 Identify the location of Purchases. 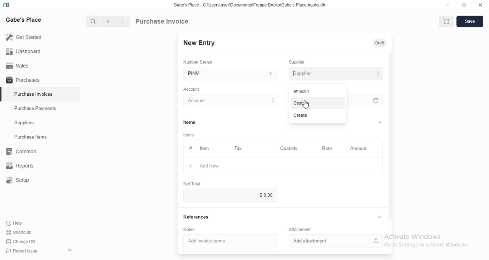
(40, 79).